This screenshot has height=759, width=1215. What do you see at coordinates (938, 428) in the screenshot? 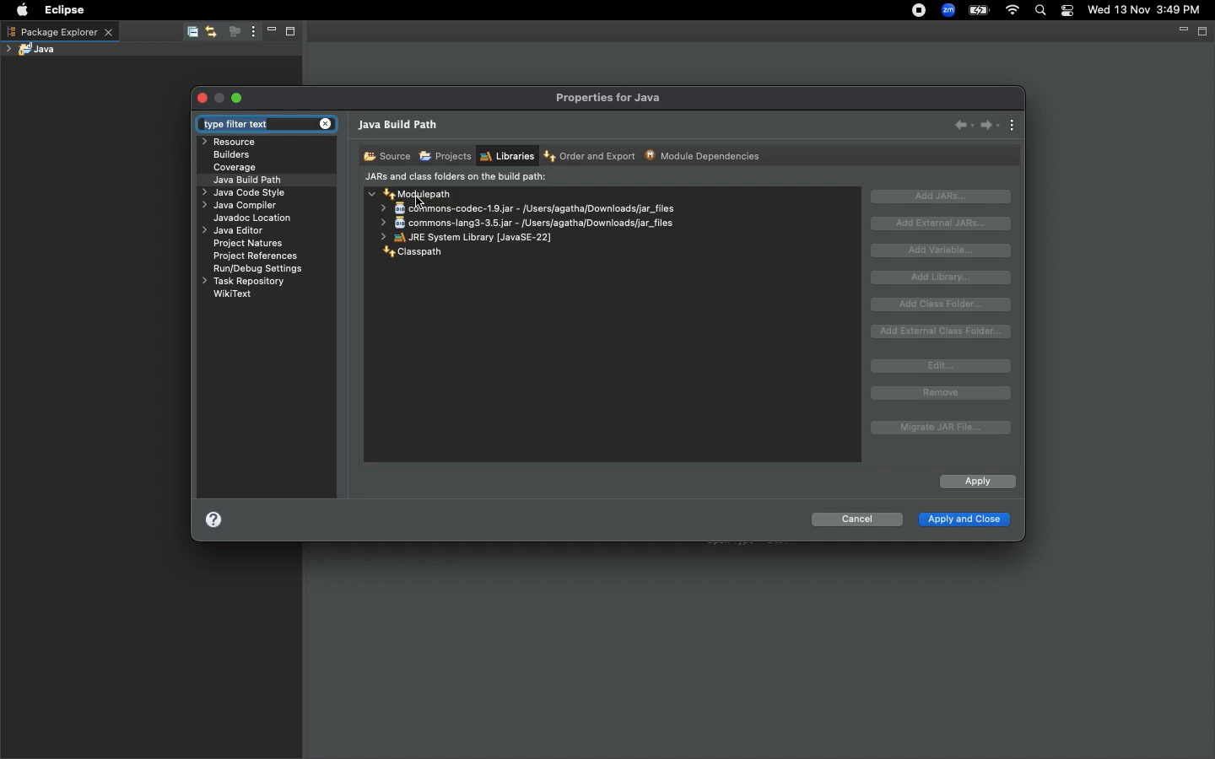
I see `Migrate JAR file` at bounding box center [938, 428].